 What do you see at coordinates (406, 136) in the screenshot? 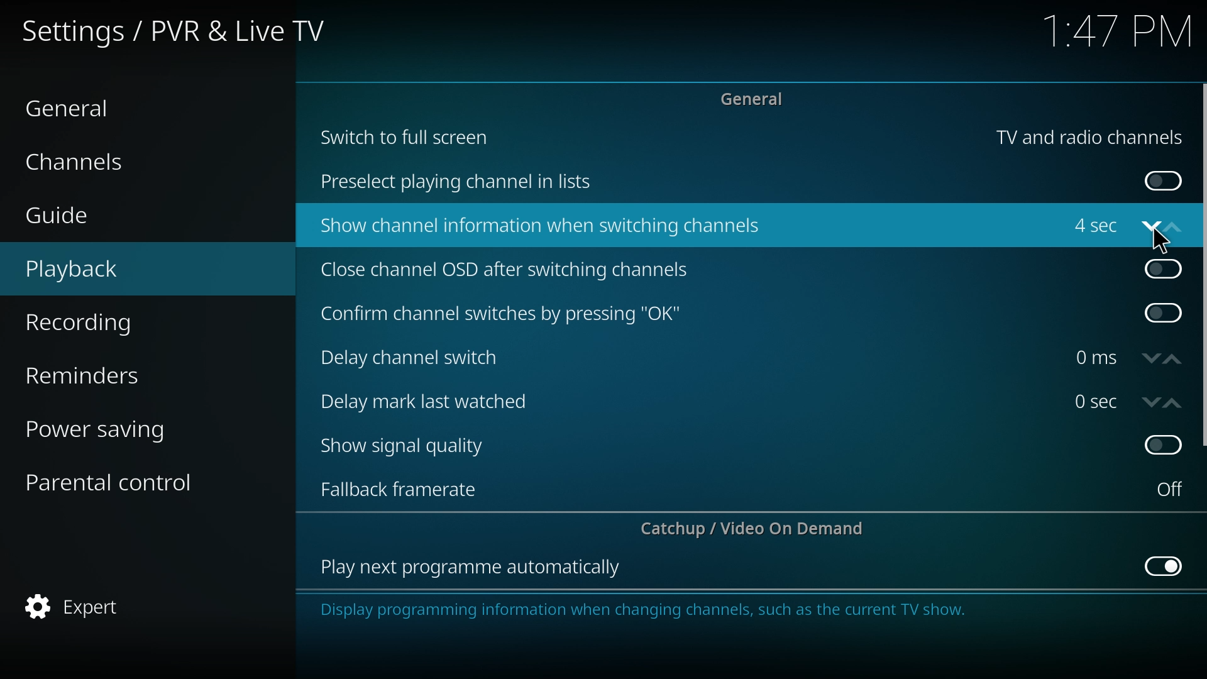
I see `switch to full screen` at bounding box center [406, 136].